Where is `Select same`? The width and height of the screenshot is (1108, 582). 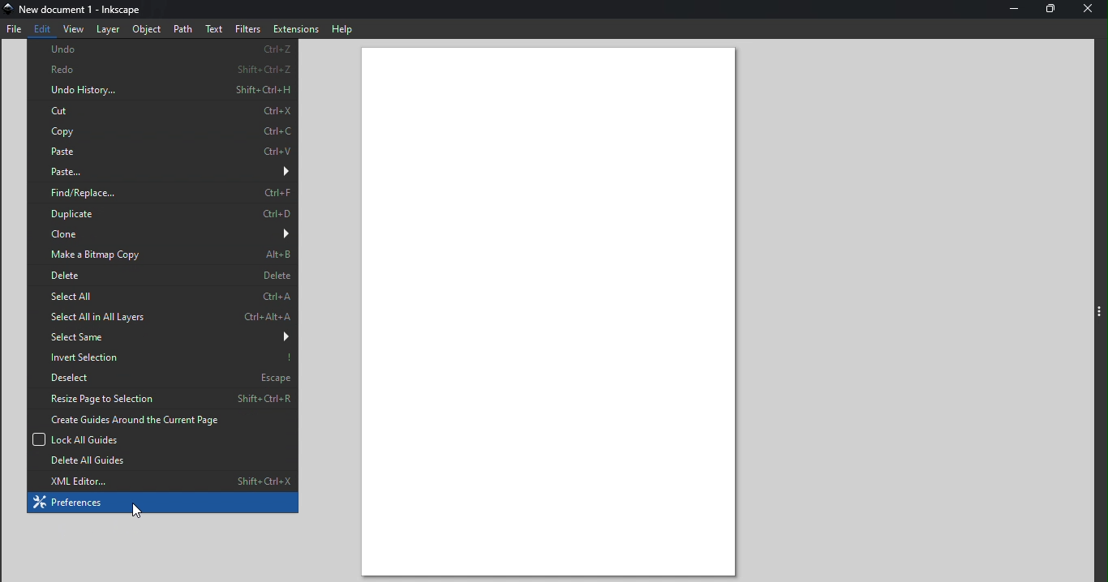
Select same is located at coordinates (163, 336).